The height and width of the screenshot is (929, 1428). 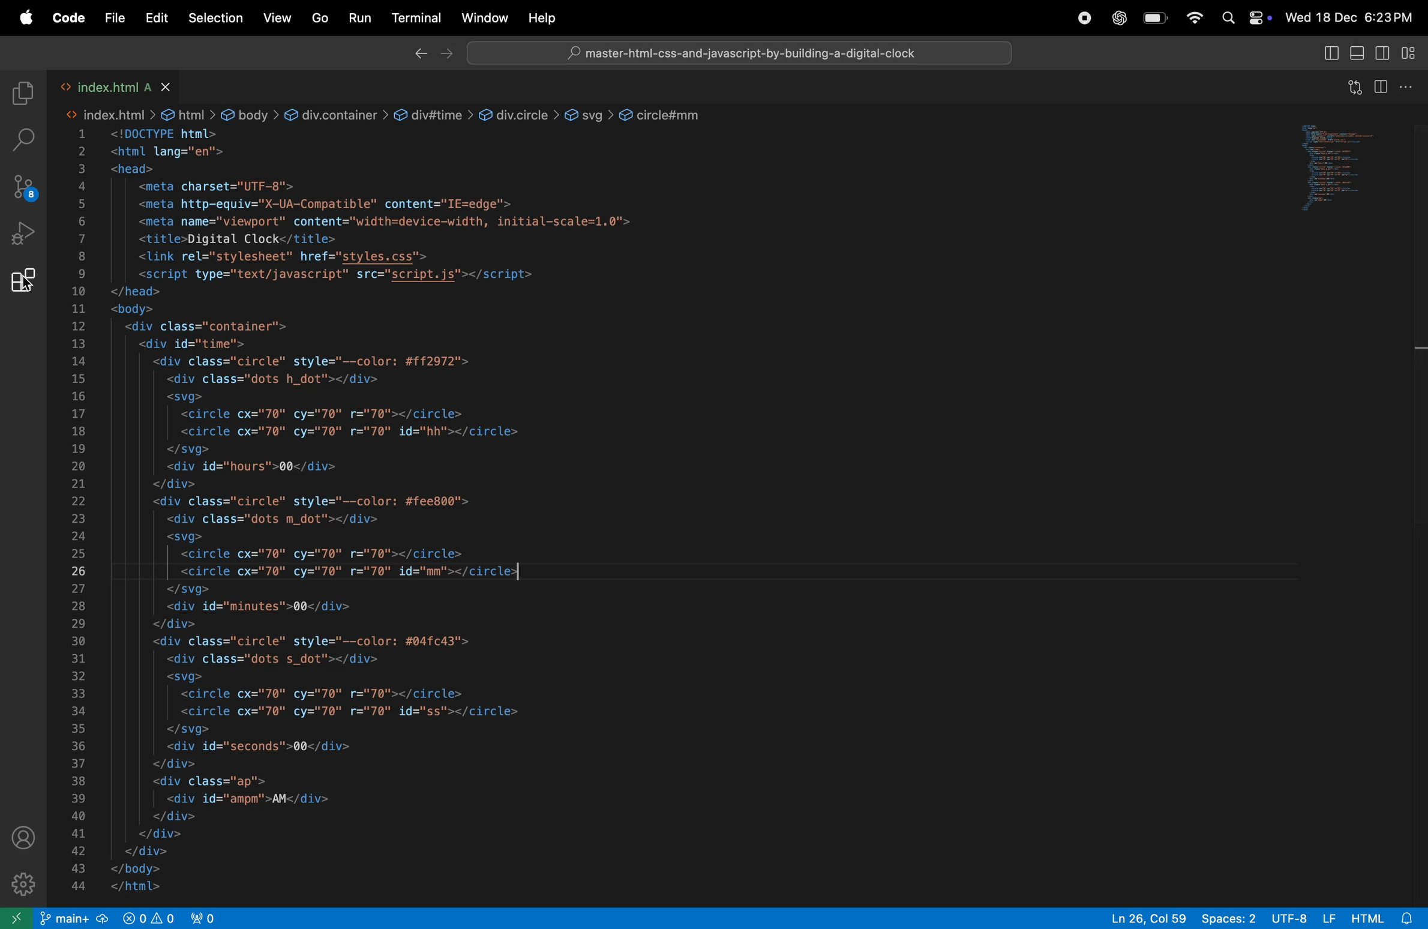 I want to click on chatgpt, so click(x=1117, y=18).